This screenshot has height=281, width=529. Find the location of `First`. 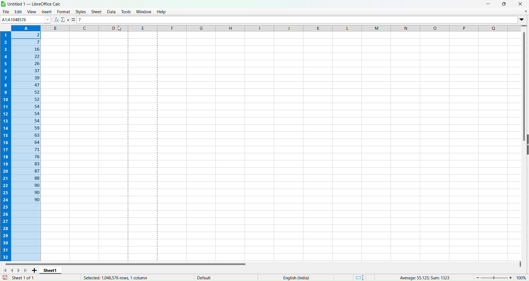

First is located at coordinates (5, 270).